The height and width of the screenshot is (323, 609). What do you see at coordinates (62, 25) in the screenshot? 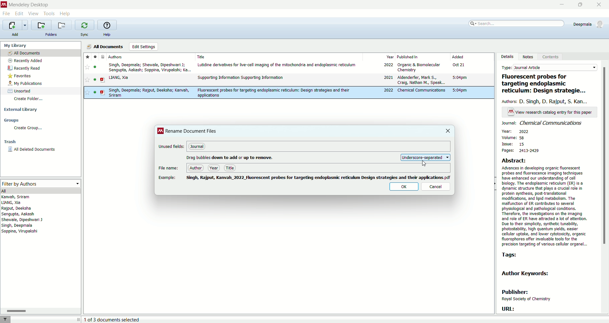
I see `remove current folder` at bounding box center [62, 25].